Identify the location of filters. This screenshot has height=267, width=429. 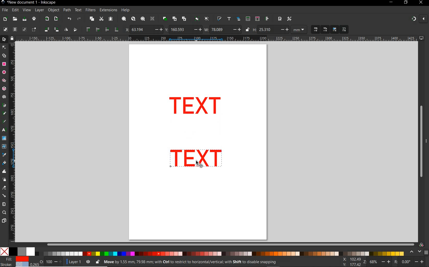
(90, 10).